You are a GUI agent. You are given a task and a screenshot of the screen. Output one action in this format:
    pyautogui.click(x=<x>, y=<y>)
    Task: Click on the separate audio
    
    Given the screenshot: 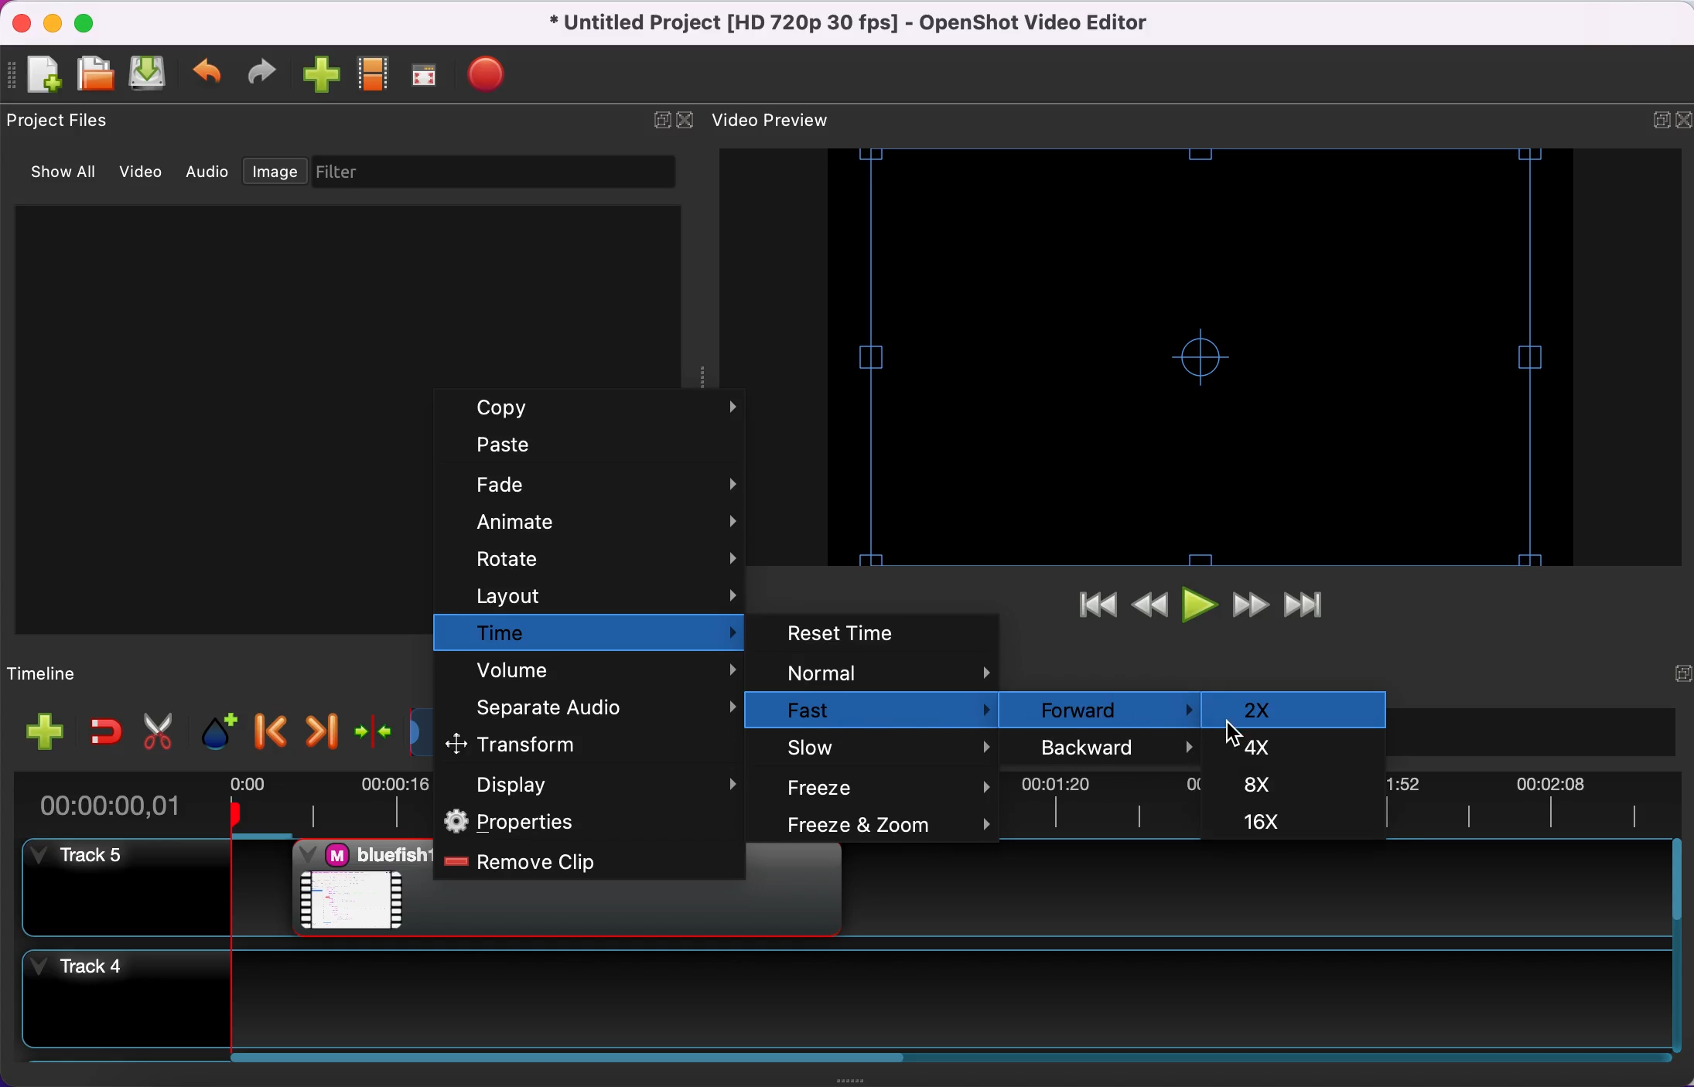 What is the action you would take?
    pyautogui.click(x=597, y=709)
    